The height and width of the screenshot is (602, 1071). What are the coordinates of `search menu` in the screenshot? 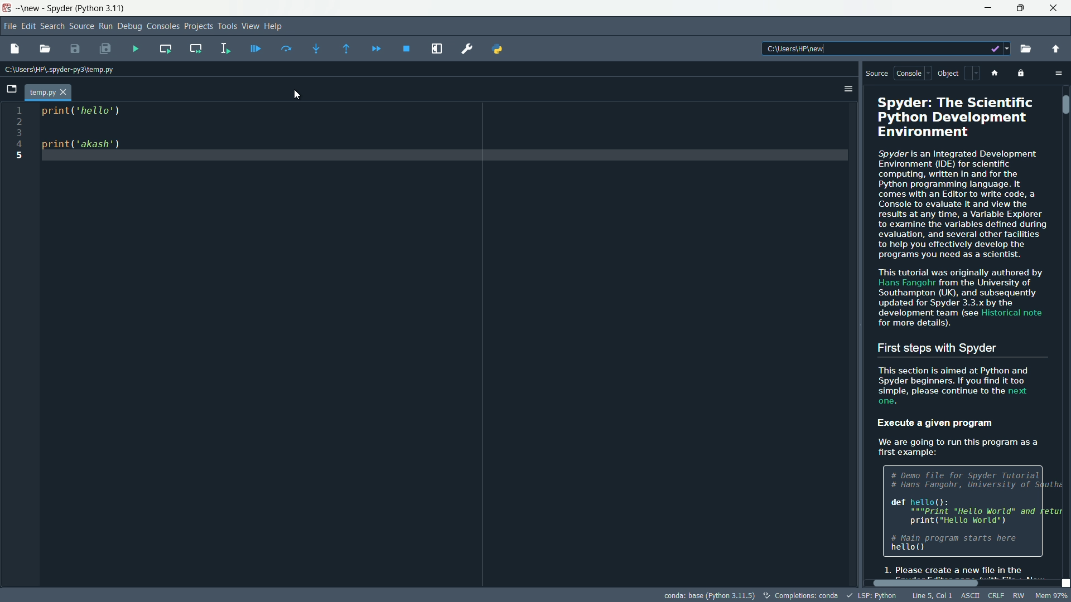 It's located at (52, 26).